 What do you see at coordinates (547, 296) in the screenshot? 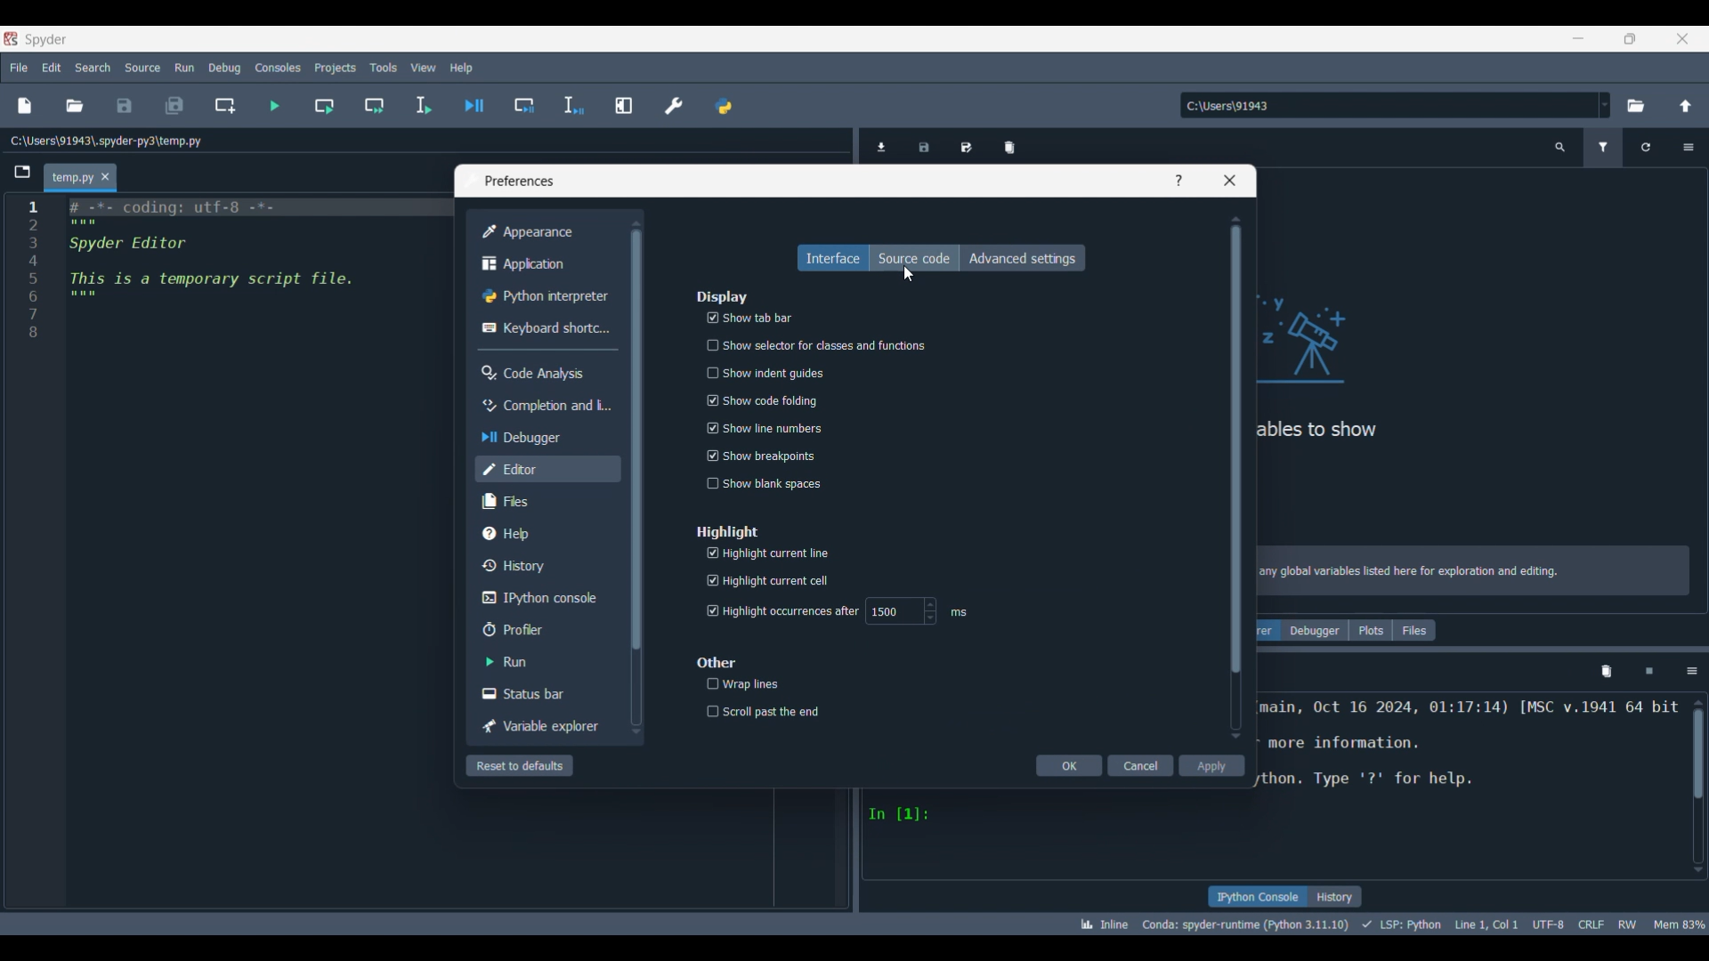
I see `Python interpreter` at bounding box center [547, 296].